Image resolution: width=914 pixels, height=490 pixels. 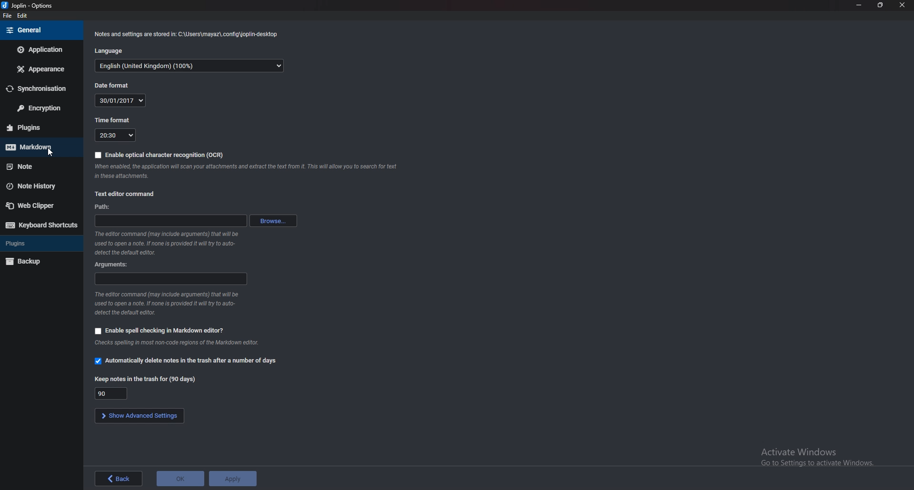 What do you see at coordinates (235, 478) in the screenshot?
I see `apply` at bounding box center [235, 478].